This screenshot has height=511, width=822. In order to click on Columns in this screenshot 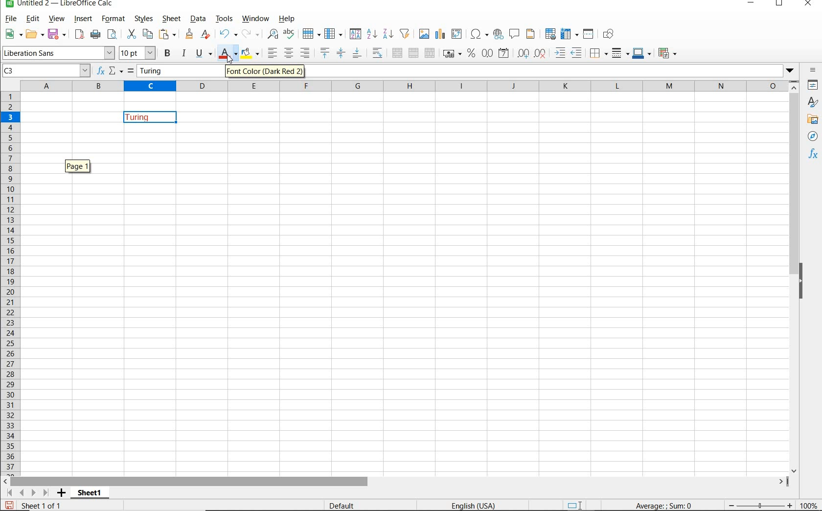, I will do `click(404, 87)`.